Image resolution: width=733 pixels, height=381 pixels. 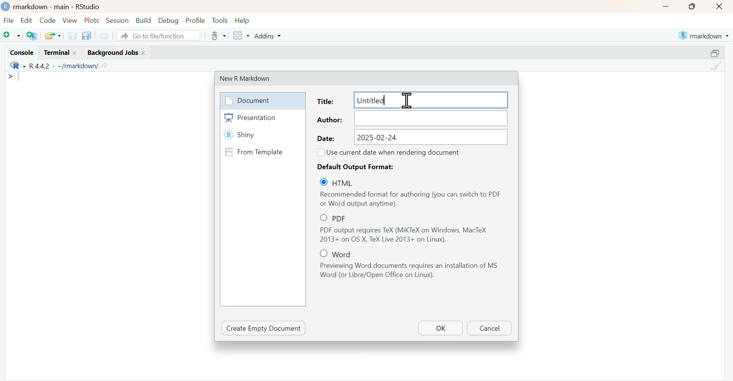 What do you see at coordinates (411, 99) in the screenshot?
I see `Title - untitled` at bounding box center [411, 99].